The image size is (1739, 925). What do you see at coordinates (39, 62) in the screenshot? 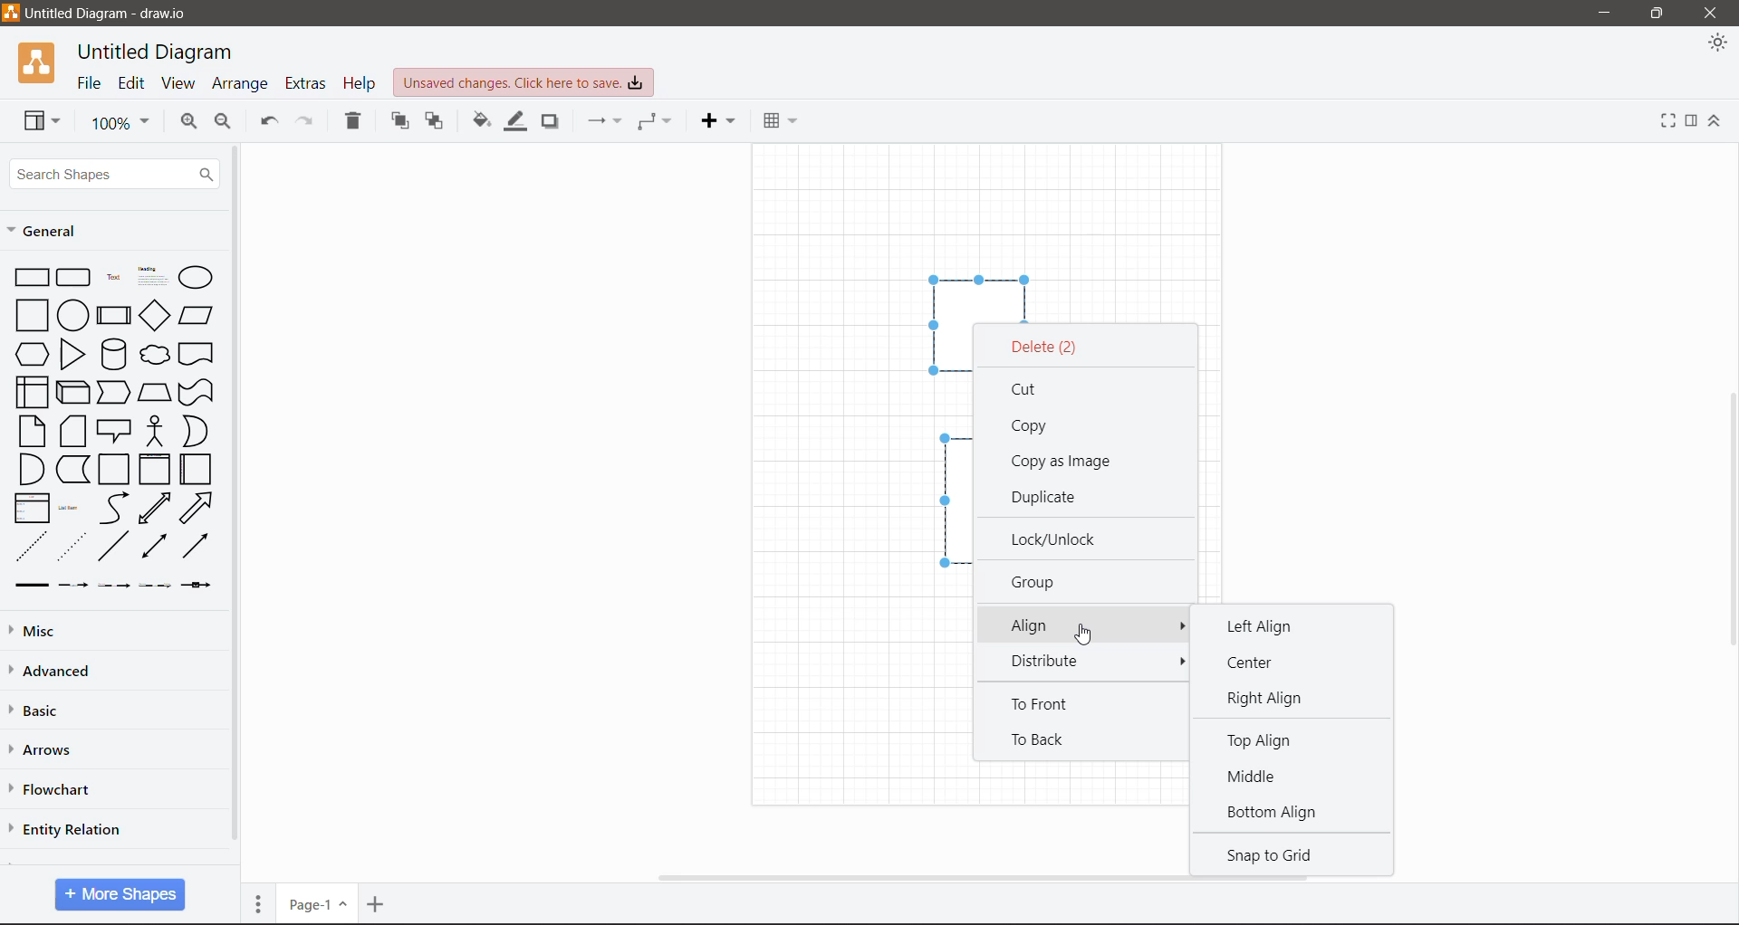
I see `Application Logo` at bounding box center [39, 62].